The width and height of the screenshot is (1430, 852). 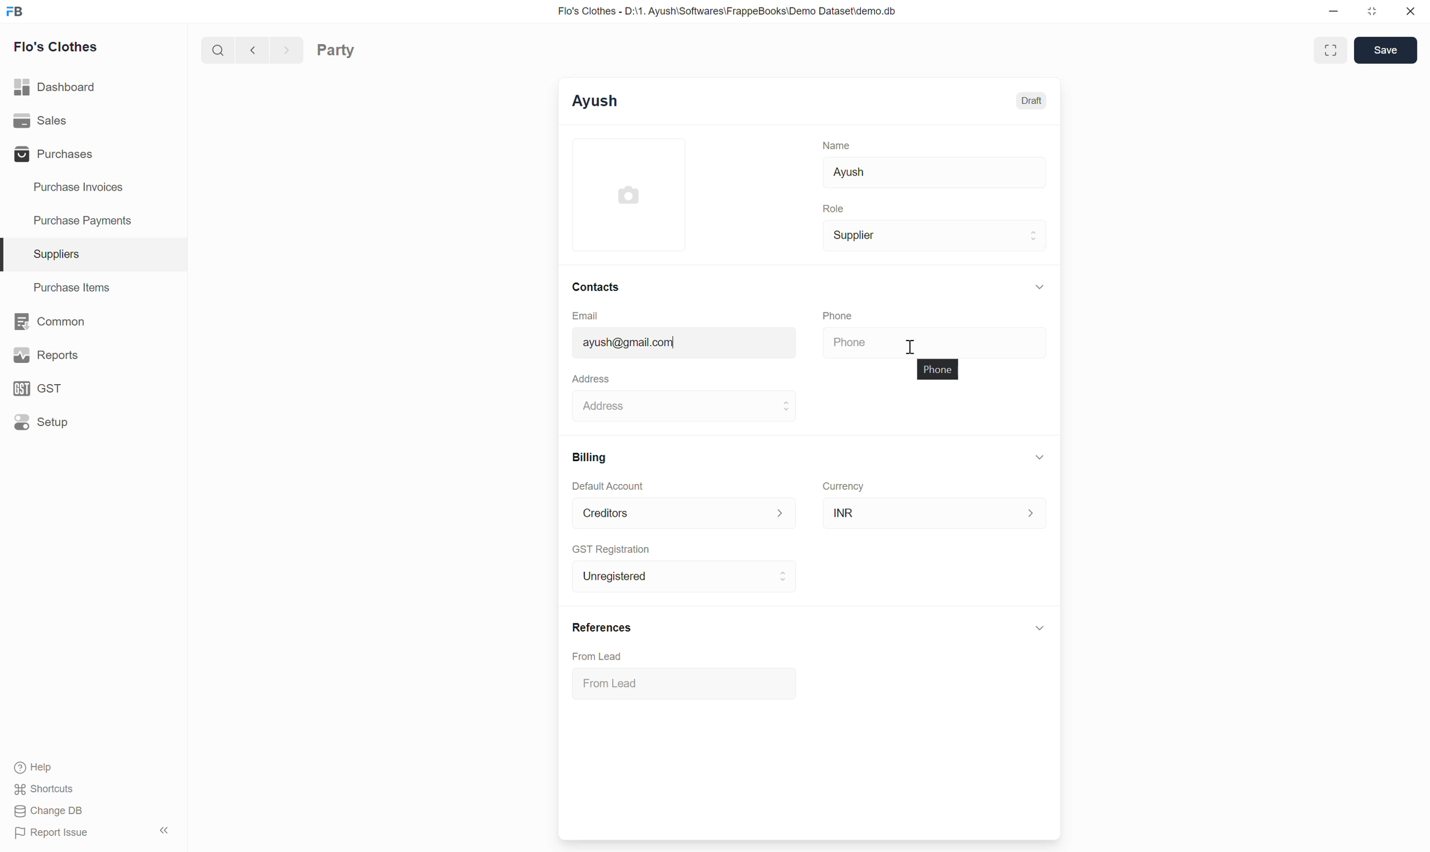 What do you see at coordinates (93, 121) in the screenshot?
I see `Sales` at bounding box center [93, 121].